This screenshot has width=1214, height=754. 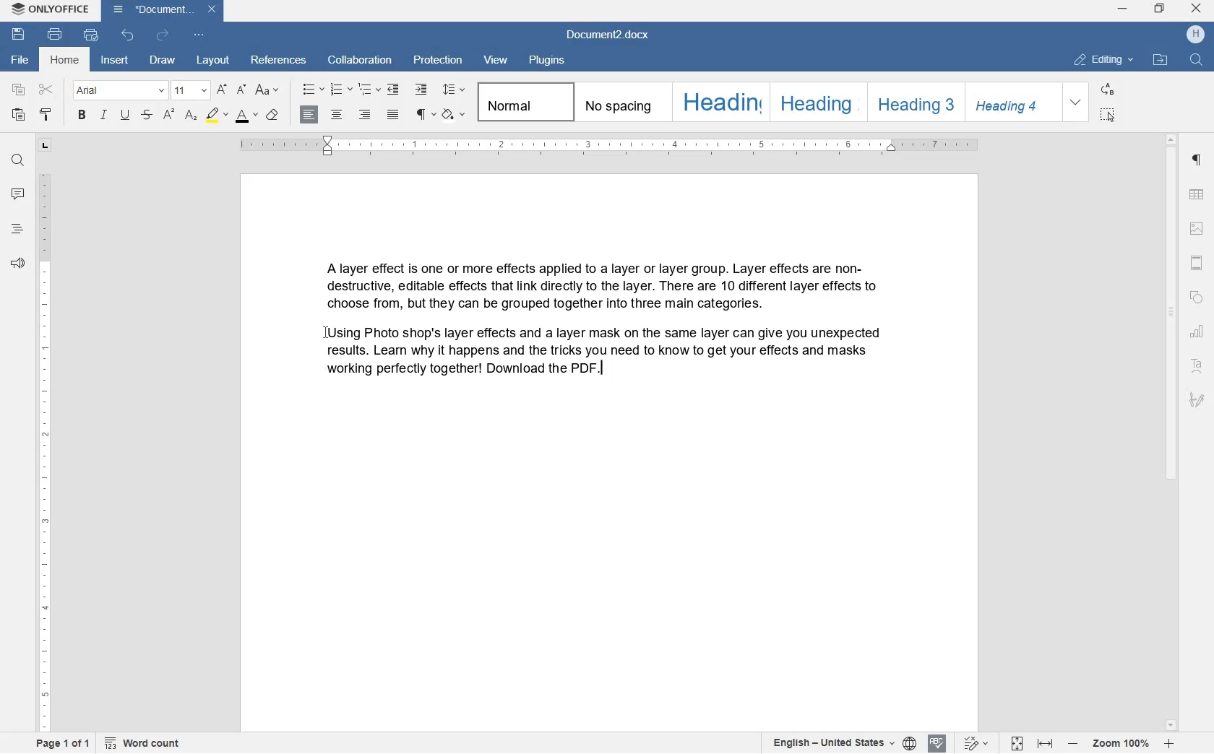 I want to click on STRIKETHROUGH, so click(x=146, y=116).